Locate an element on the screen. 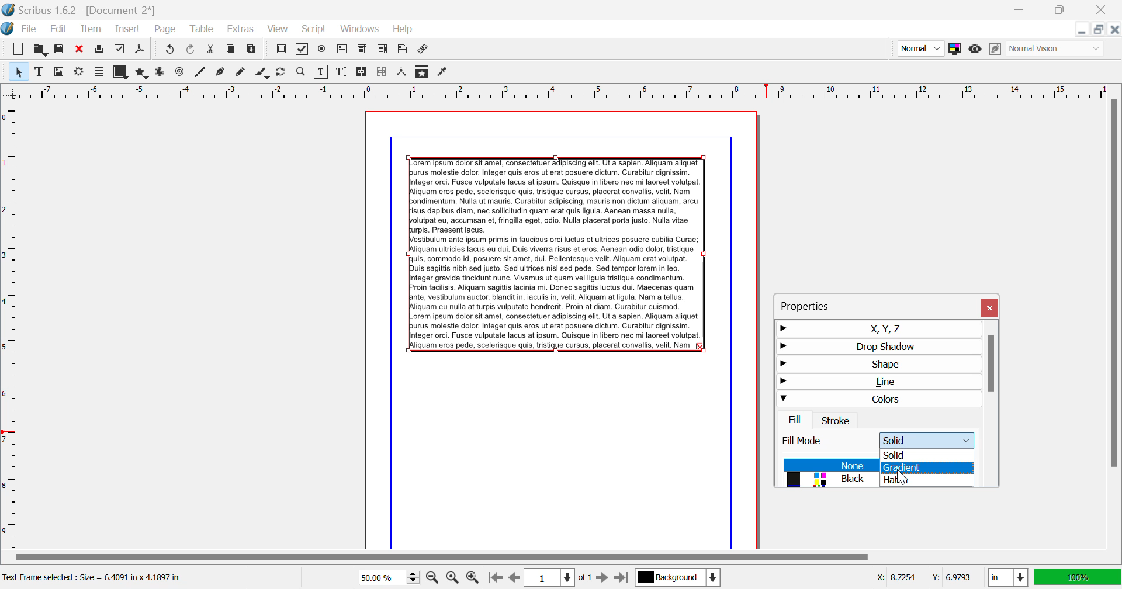  Next Page is located at coordinates (602, 577).